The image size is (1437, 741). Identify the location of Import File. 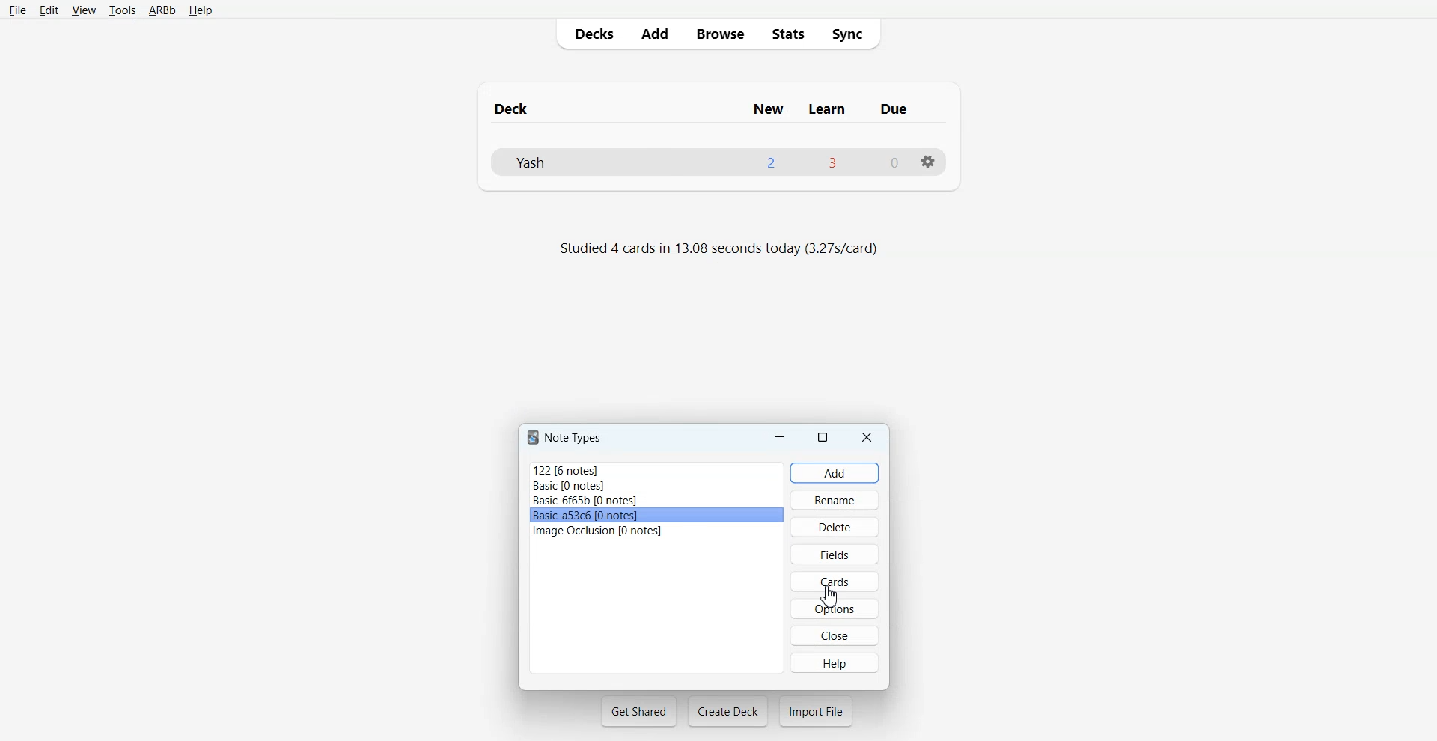
(816, 711).